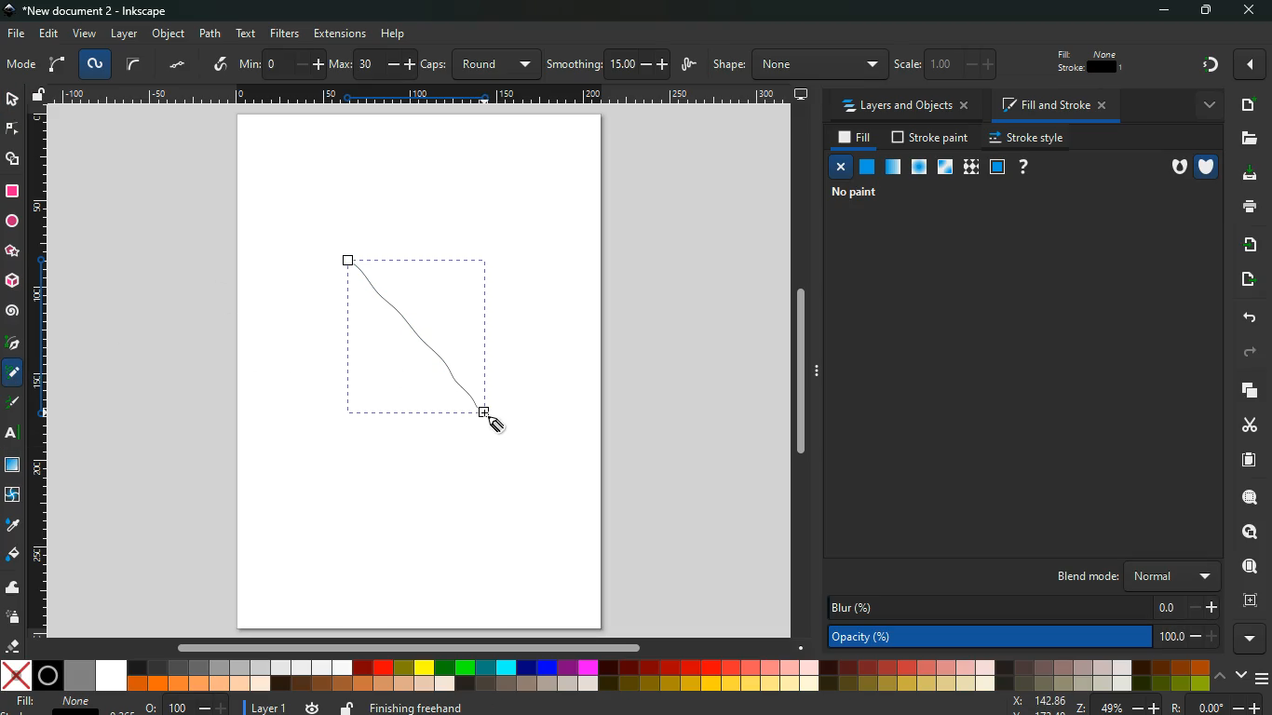 The height and width of the screenshot is (715, 1272). Describe the element at coordinates (134, 66) in the screenshot. I see `curve` at that location.